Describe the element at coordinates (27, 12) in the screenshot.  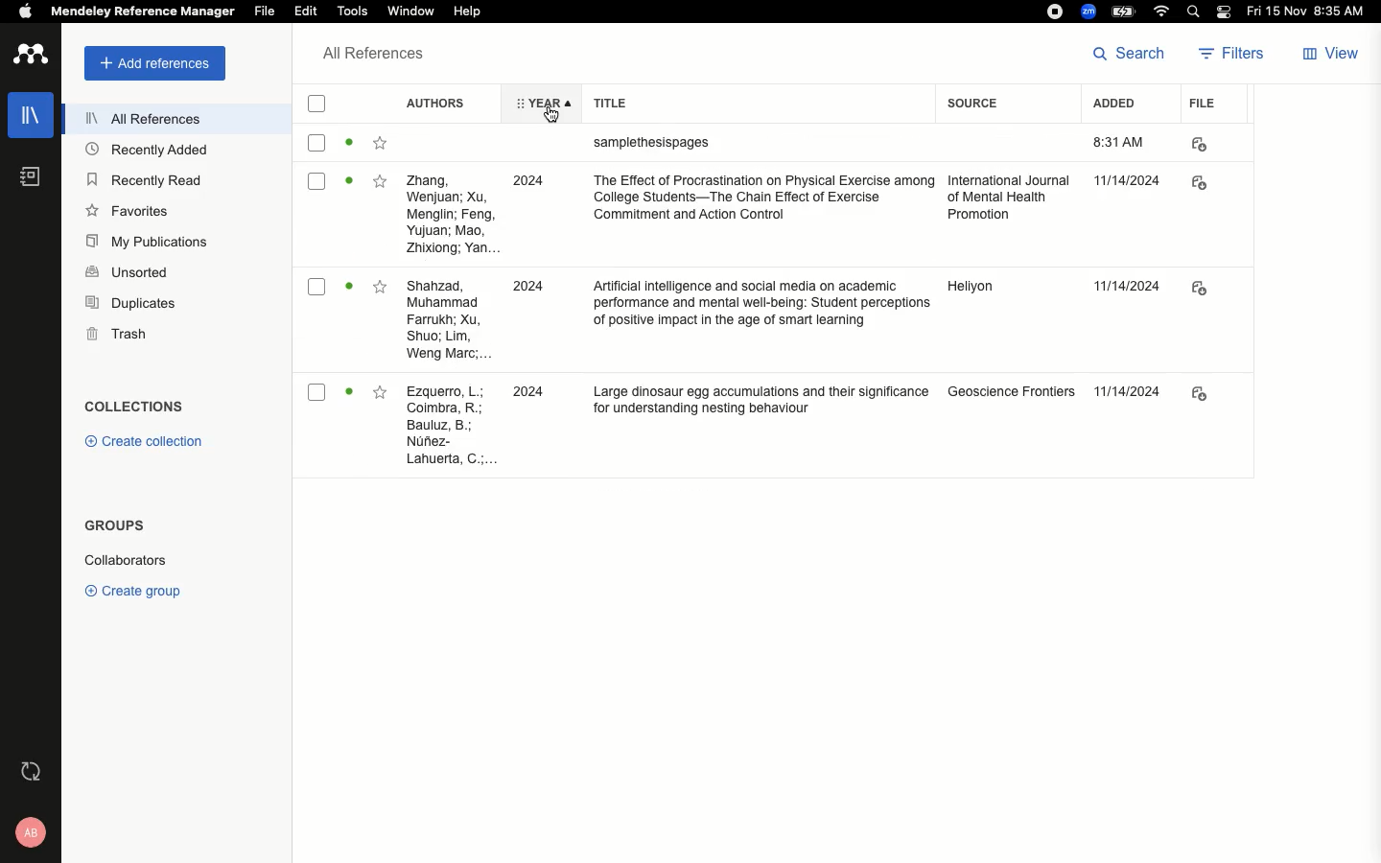
I see `Apple logo` at that location.